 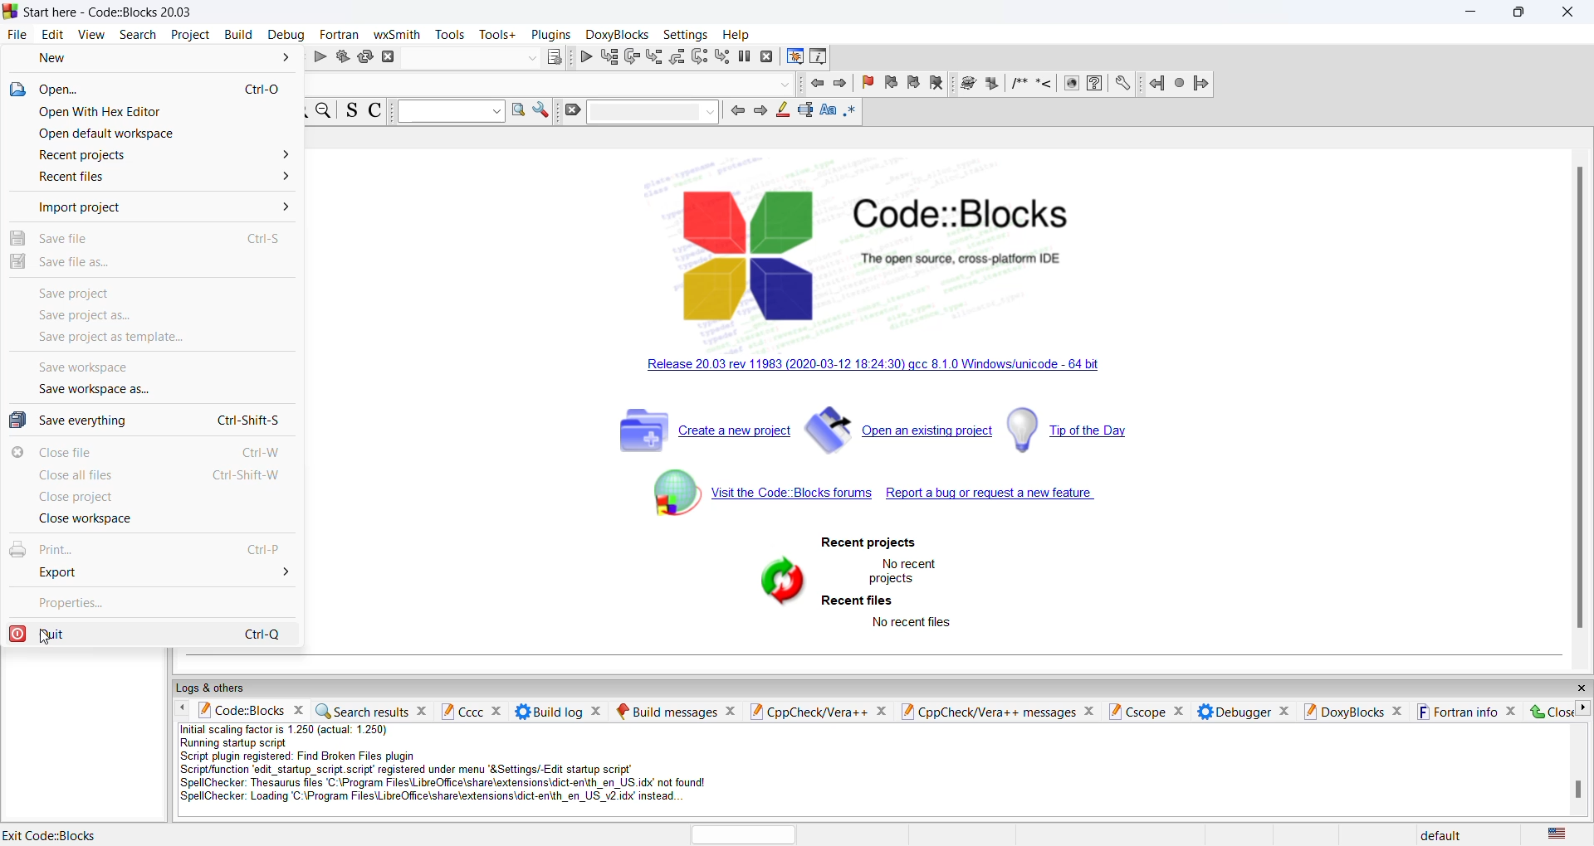 What do you see at coordinates (74, 605) in the screenshot?
I see `Properties...` at bounding box center [74, 605].